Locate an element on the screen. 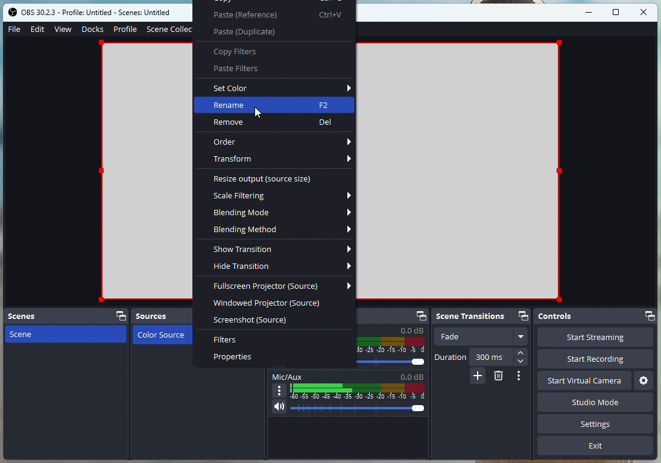 This screenshot has width=661, height=463. Resize output (source size) is located at coordinates (268, 178).